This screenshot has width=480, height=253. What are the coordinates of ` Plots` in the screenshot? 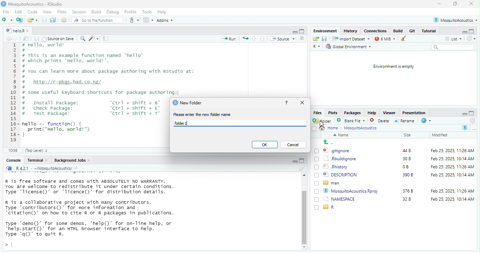 It's located at (333, 113).